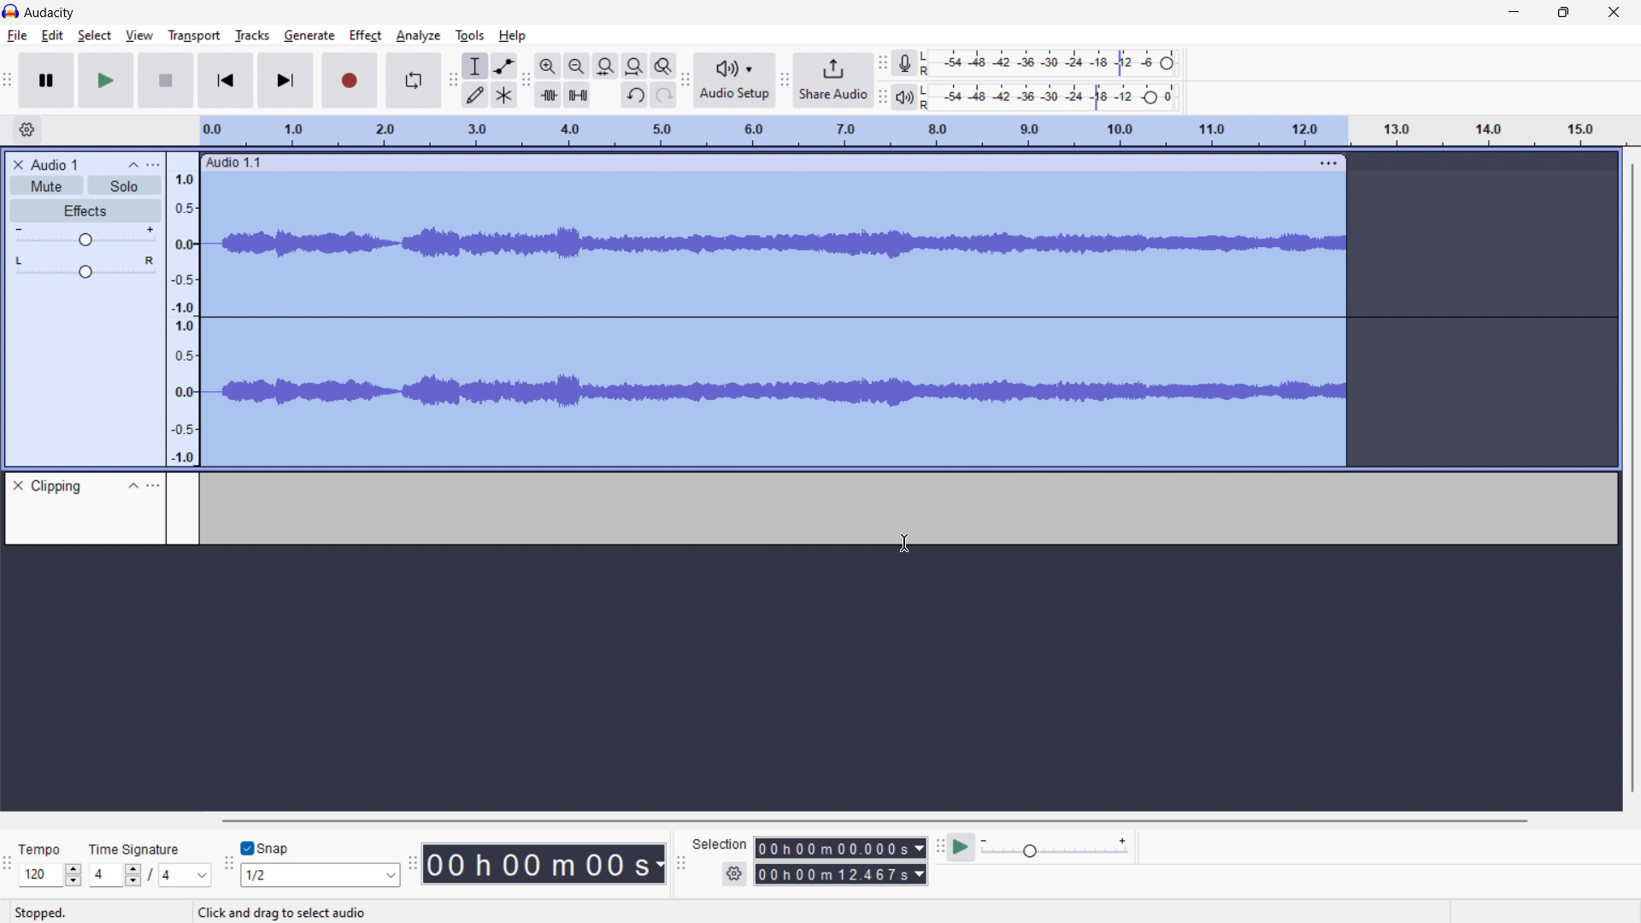 The width and height of the screenshot is (1641, 923). Describe the element at coordinates (267, 849) in the screenshot. I see `toggle snap` at that location.